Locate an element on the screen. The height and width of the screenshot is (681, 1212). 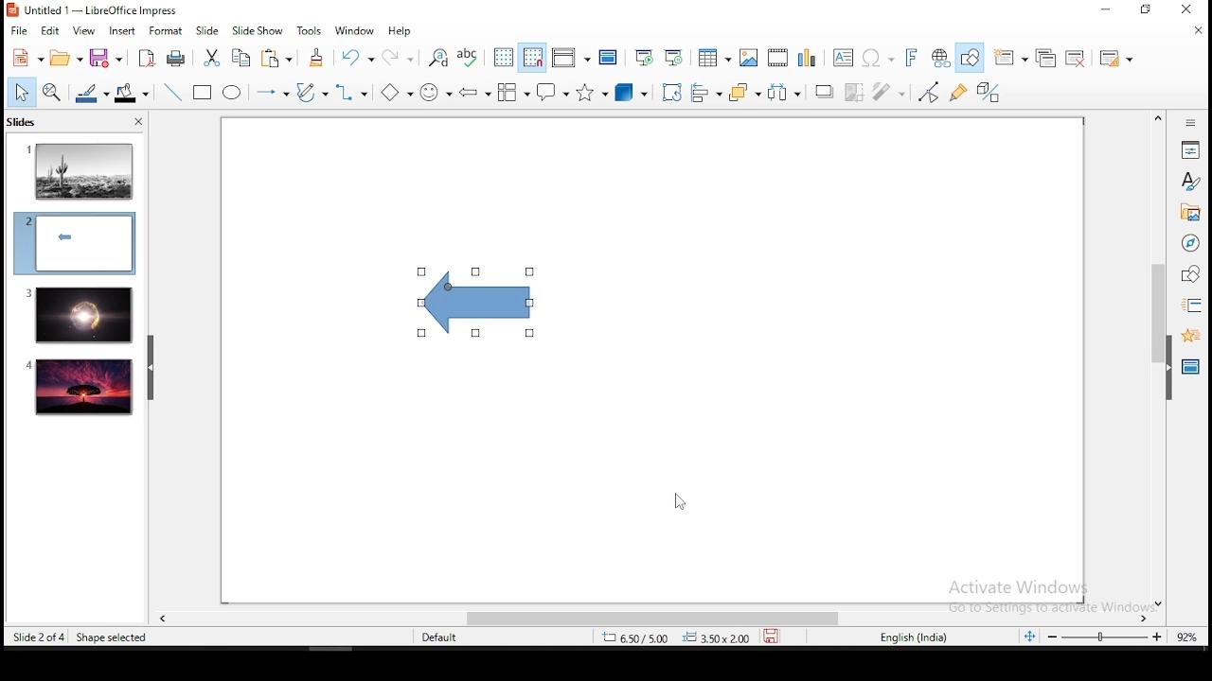
export as pdf is located at coordinates (146, 57).